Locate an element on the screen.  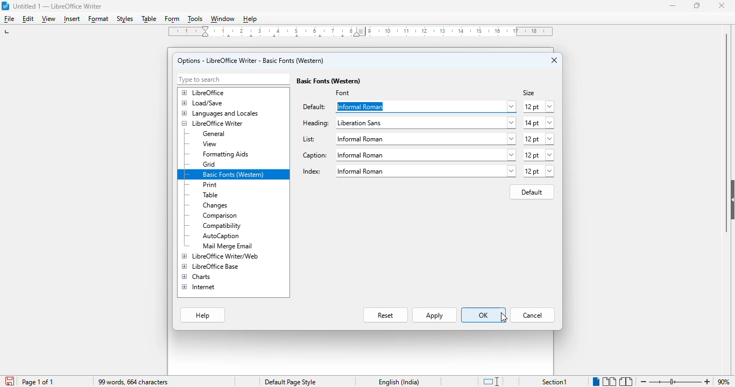
internet is located at coordinates (198, 286).